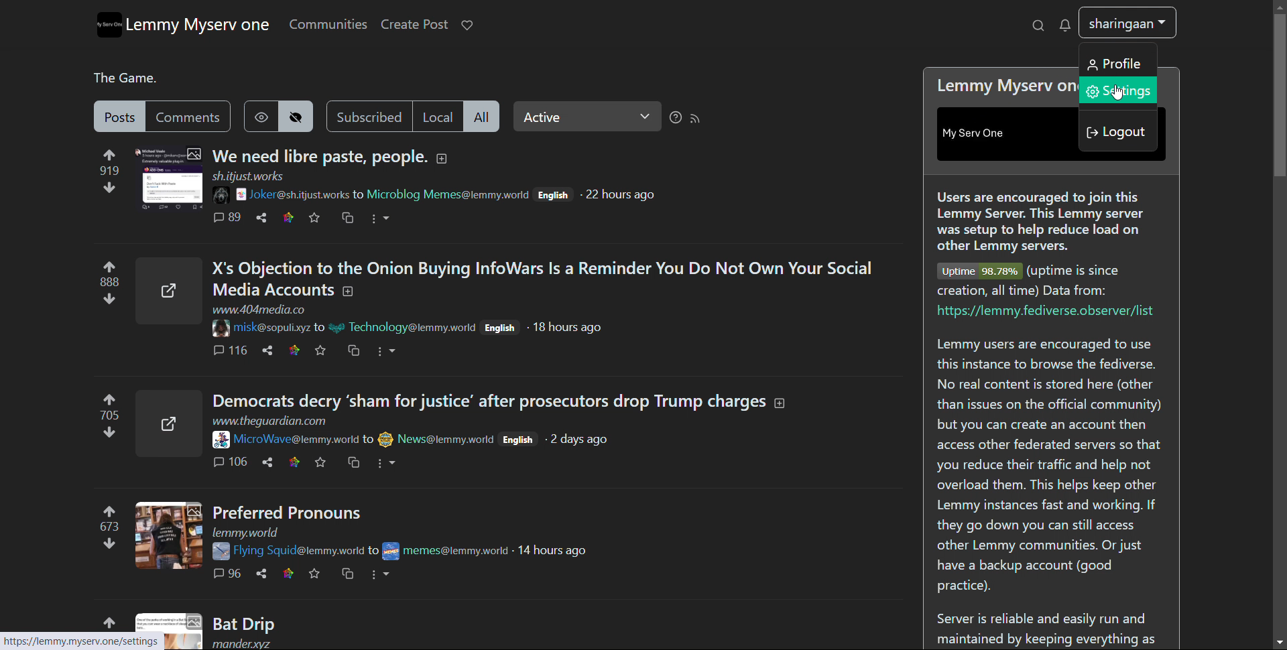 The width and height of the screenshot is (1287, 650). I want to click on thumbnail, so click(169, 631).